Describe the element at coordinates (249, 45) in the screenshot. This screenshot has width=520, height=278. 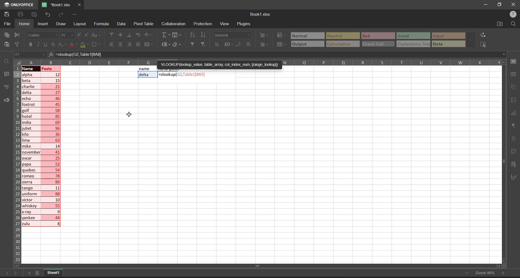
I see `increase decimal` at that location.